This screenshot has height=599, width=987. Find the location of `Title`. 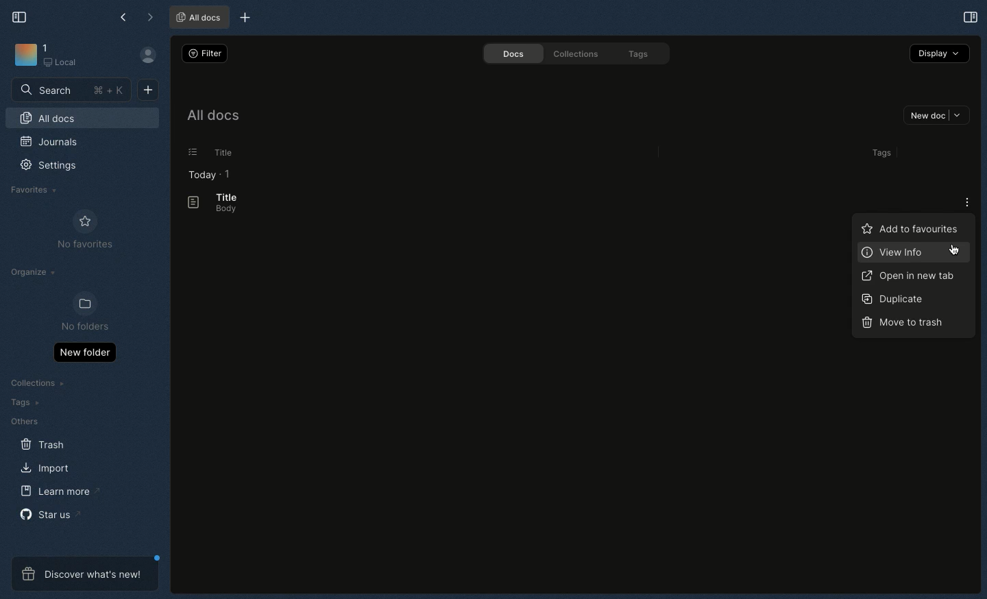

Title is located at coordinates (225, 197).